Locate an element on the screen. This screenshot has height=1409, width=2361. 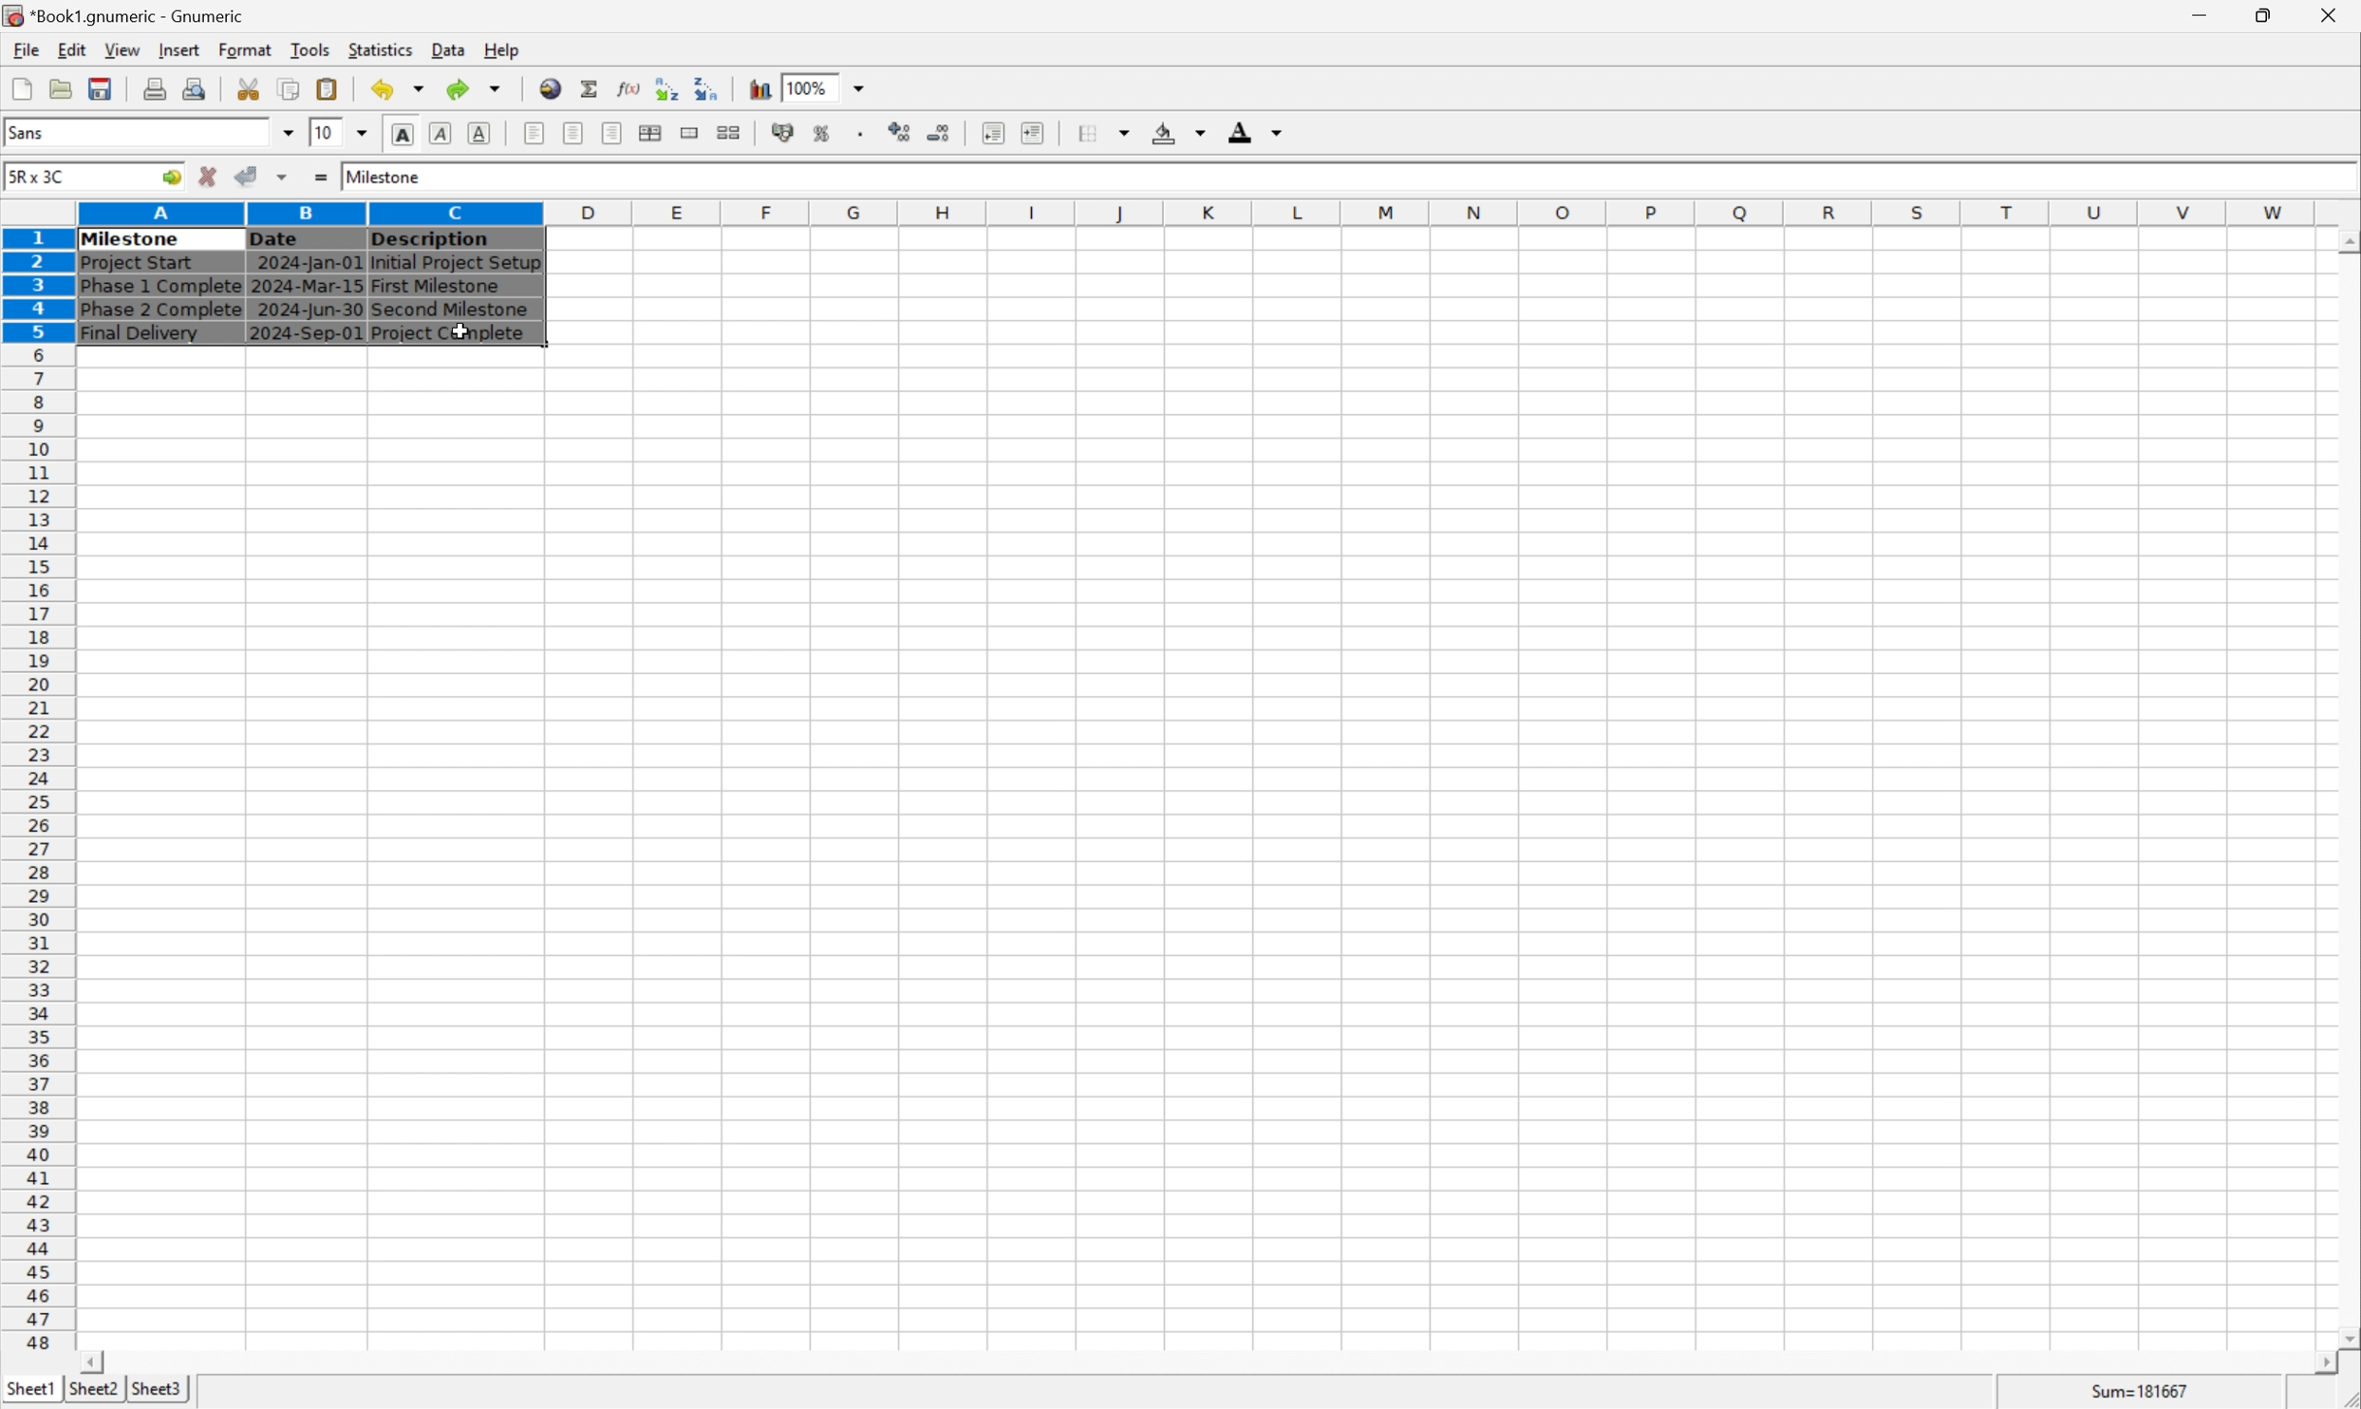
redo is located at coordinates (478, 87).